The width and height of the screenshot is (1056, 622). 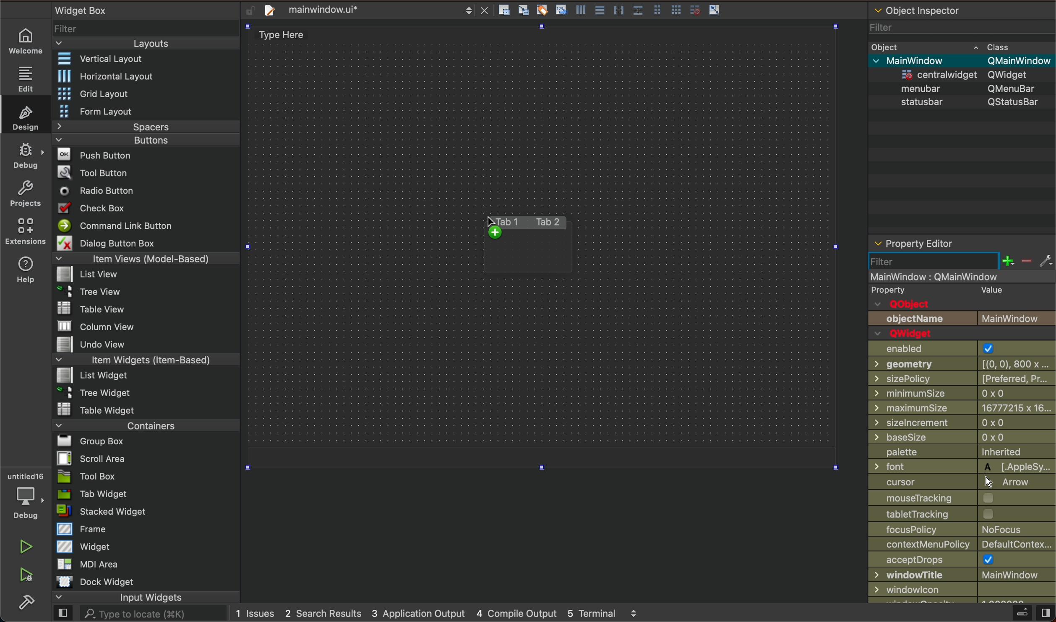 I want to click on welcome, so click(x=24, y=41).